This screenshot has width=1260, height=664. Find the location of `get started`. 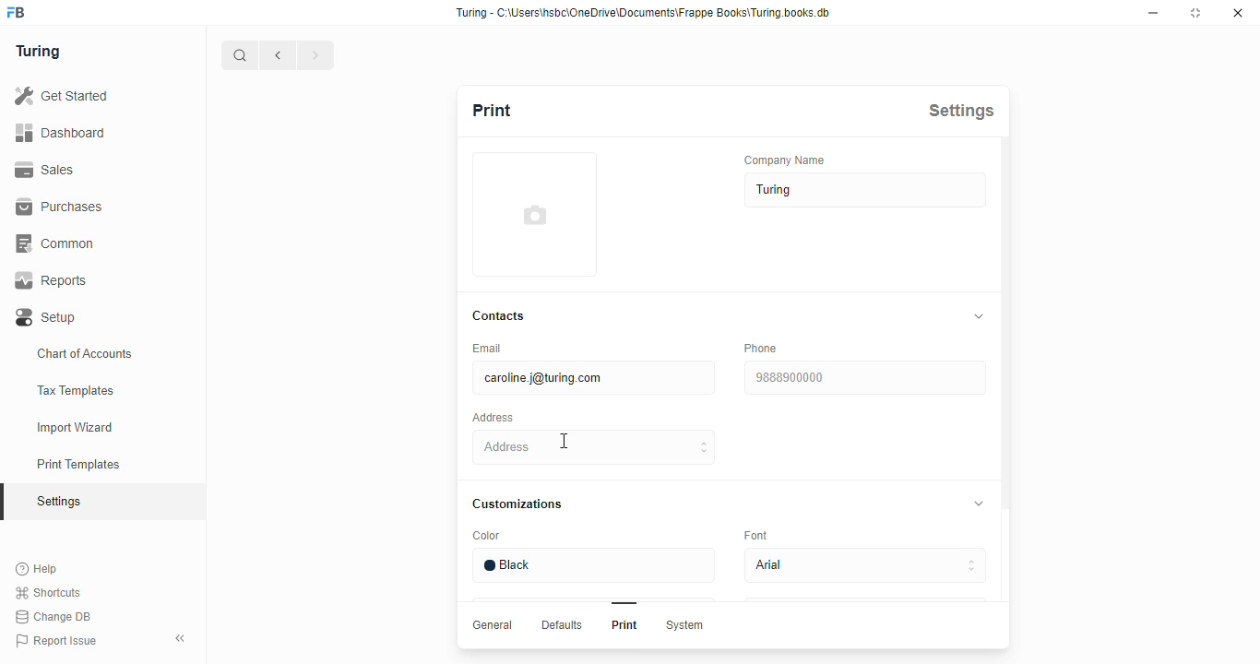

get started is located at coordinates (61, 96).